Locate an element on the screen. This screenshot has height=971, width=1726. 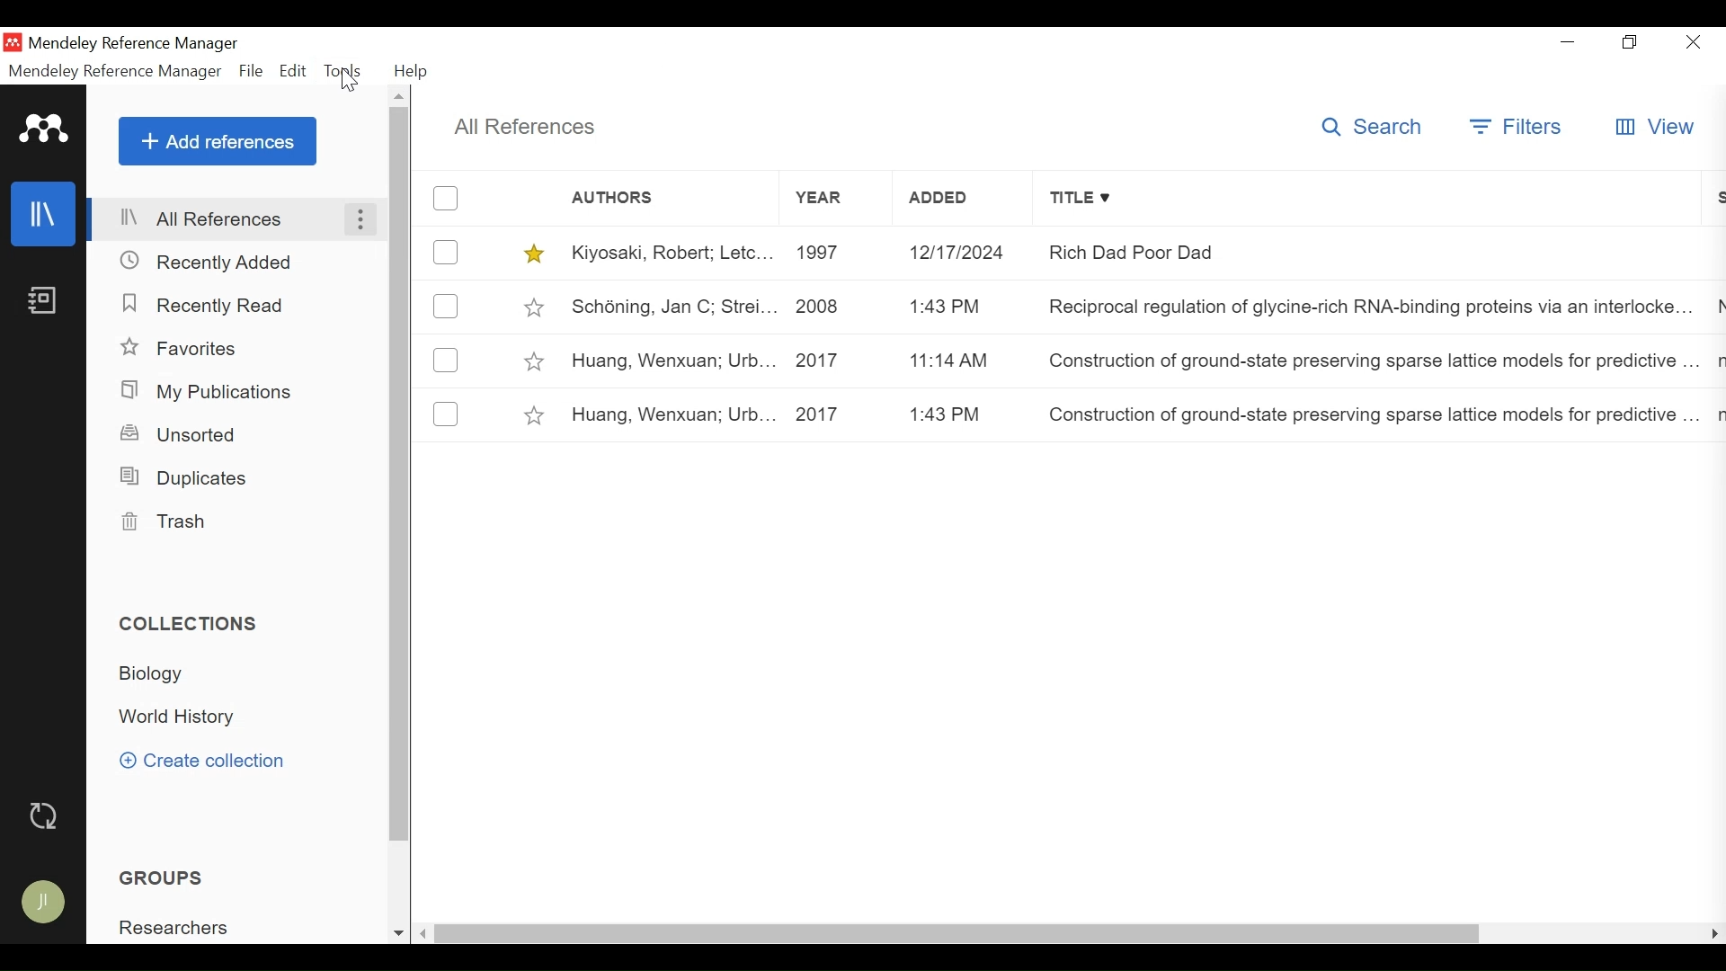
Collection is located at coordinates (184, 717).